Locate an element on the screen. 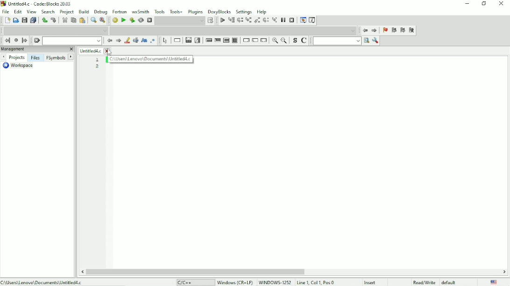 This screenshot has width=510, height=286. Open is located at coordinates (16, 20).